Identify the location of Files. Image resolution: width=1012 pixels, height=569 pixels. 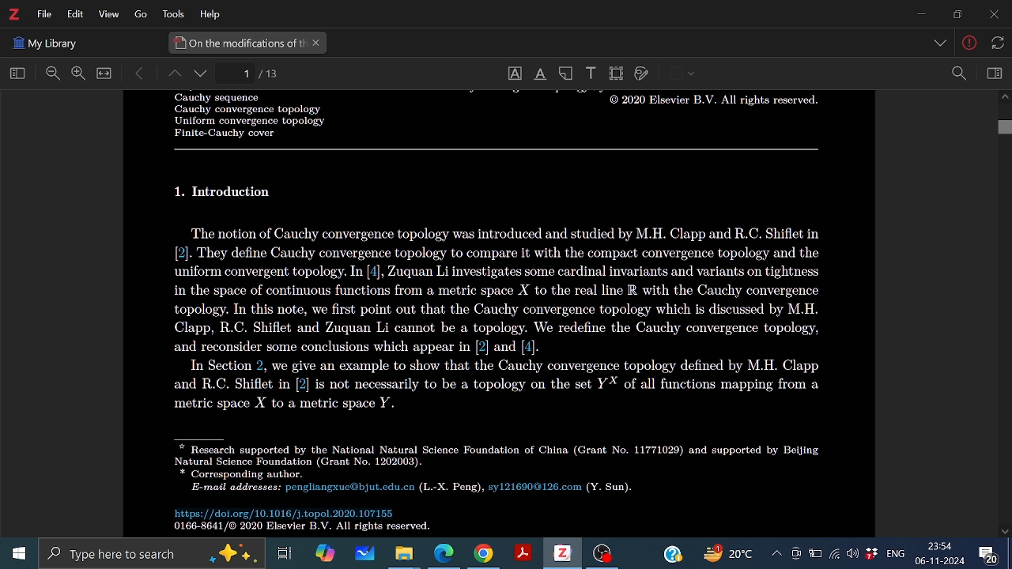
(405, 553).